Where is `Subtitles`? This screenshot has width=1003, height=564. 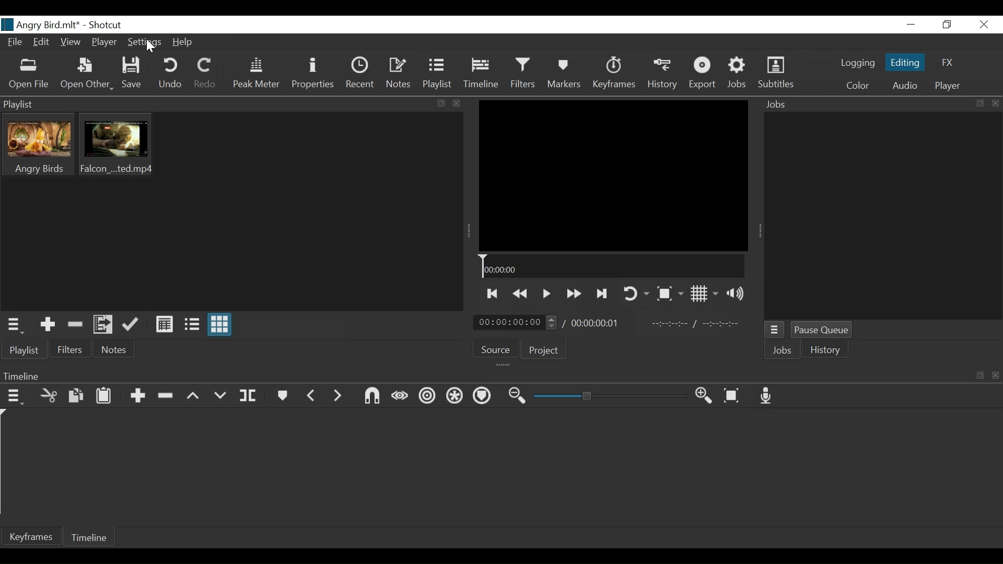
Subtitles is located at coordinates (776, 73).